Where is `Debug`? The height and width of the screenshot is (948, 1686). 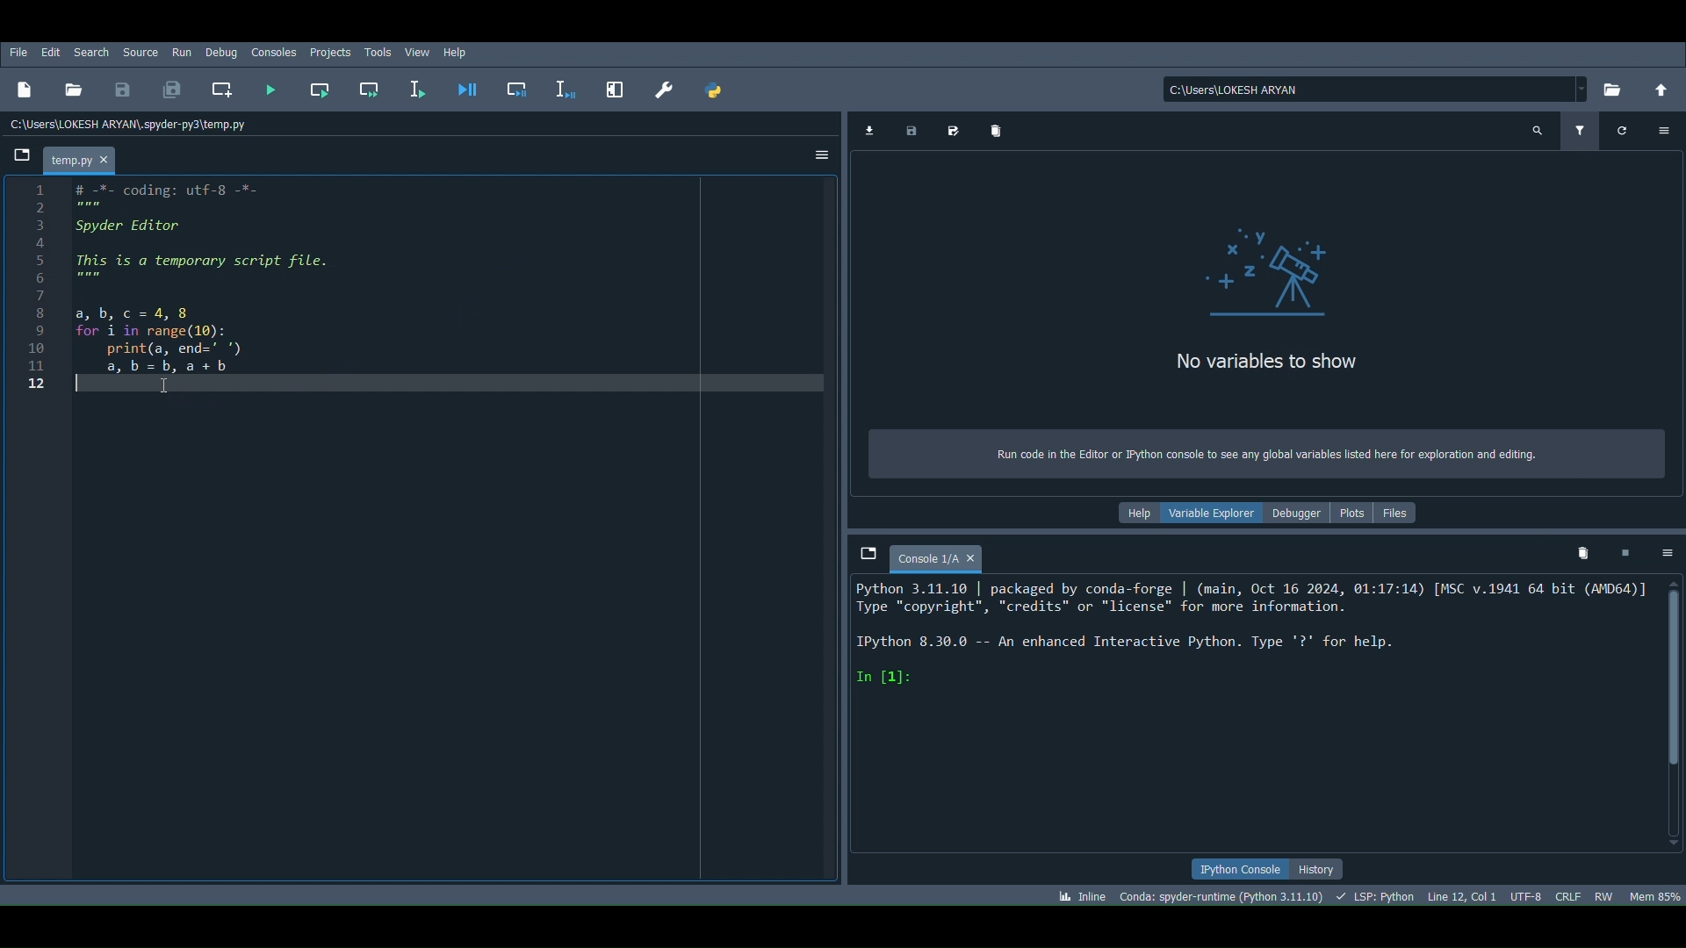 Debug is located at coordinates (220, 52).